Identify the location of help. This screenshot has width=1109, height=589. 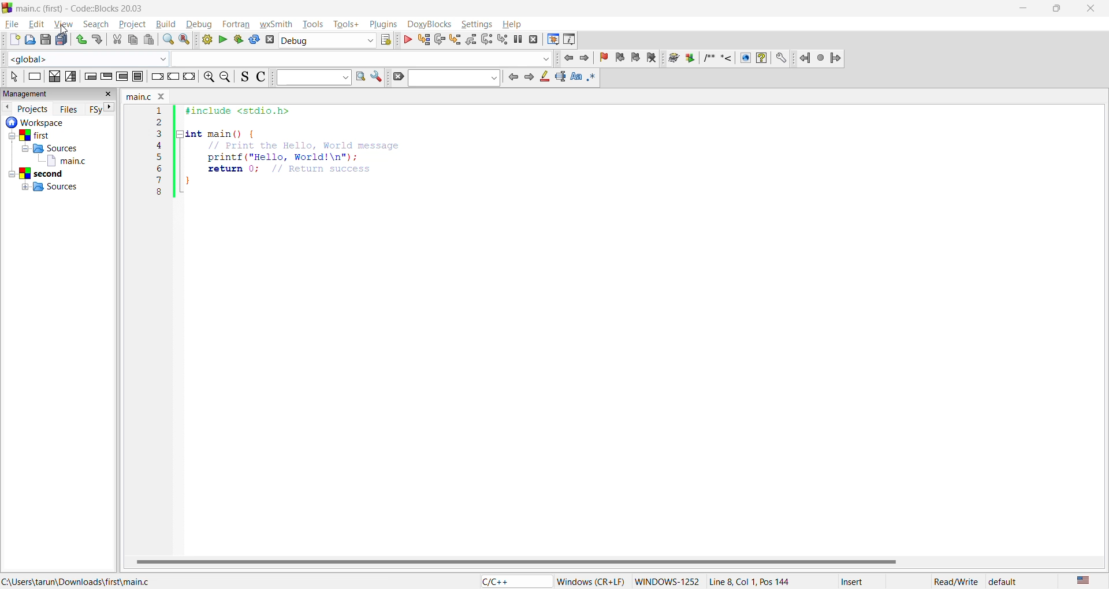
(762, 58).